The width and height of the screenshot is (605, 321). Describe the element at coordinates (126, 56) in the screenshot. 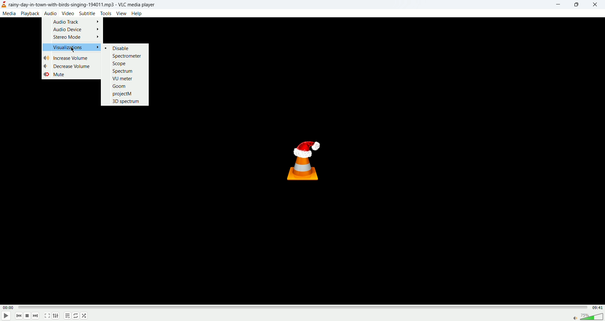

I see `Spectrometer` at that location.